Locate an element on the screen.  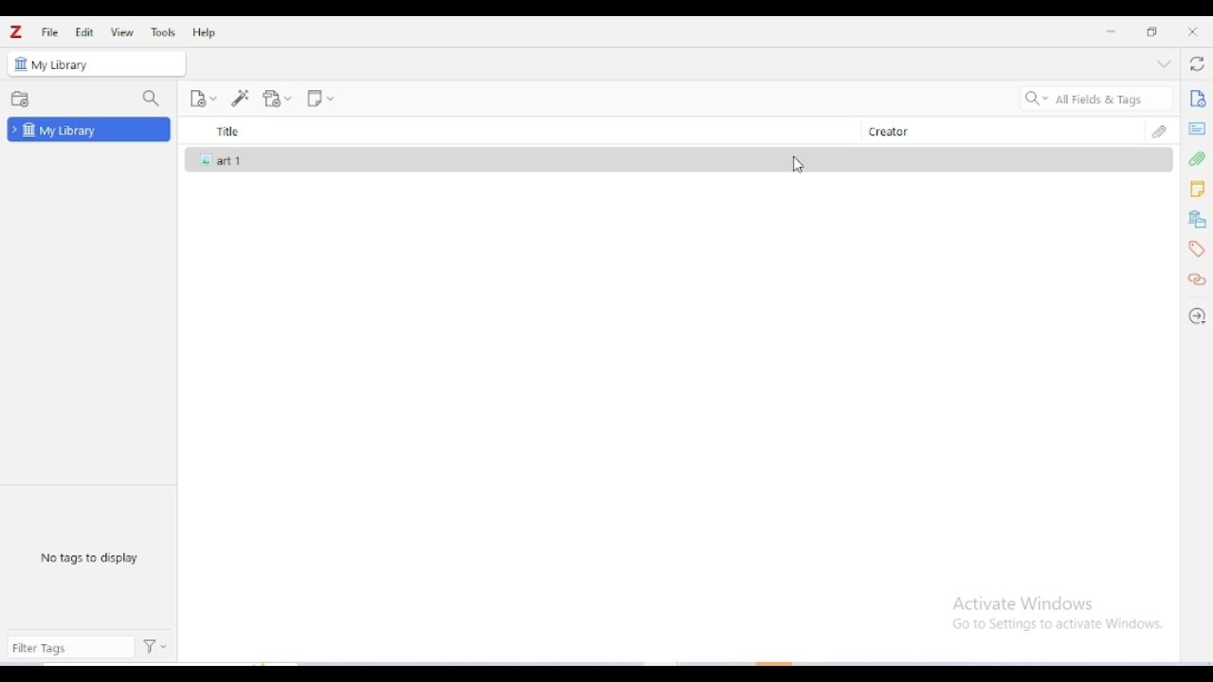
filter collections is located at coordinates (152, 99).